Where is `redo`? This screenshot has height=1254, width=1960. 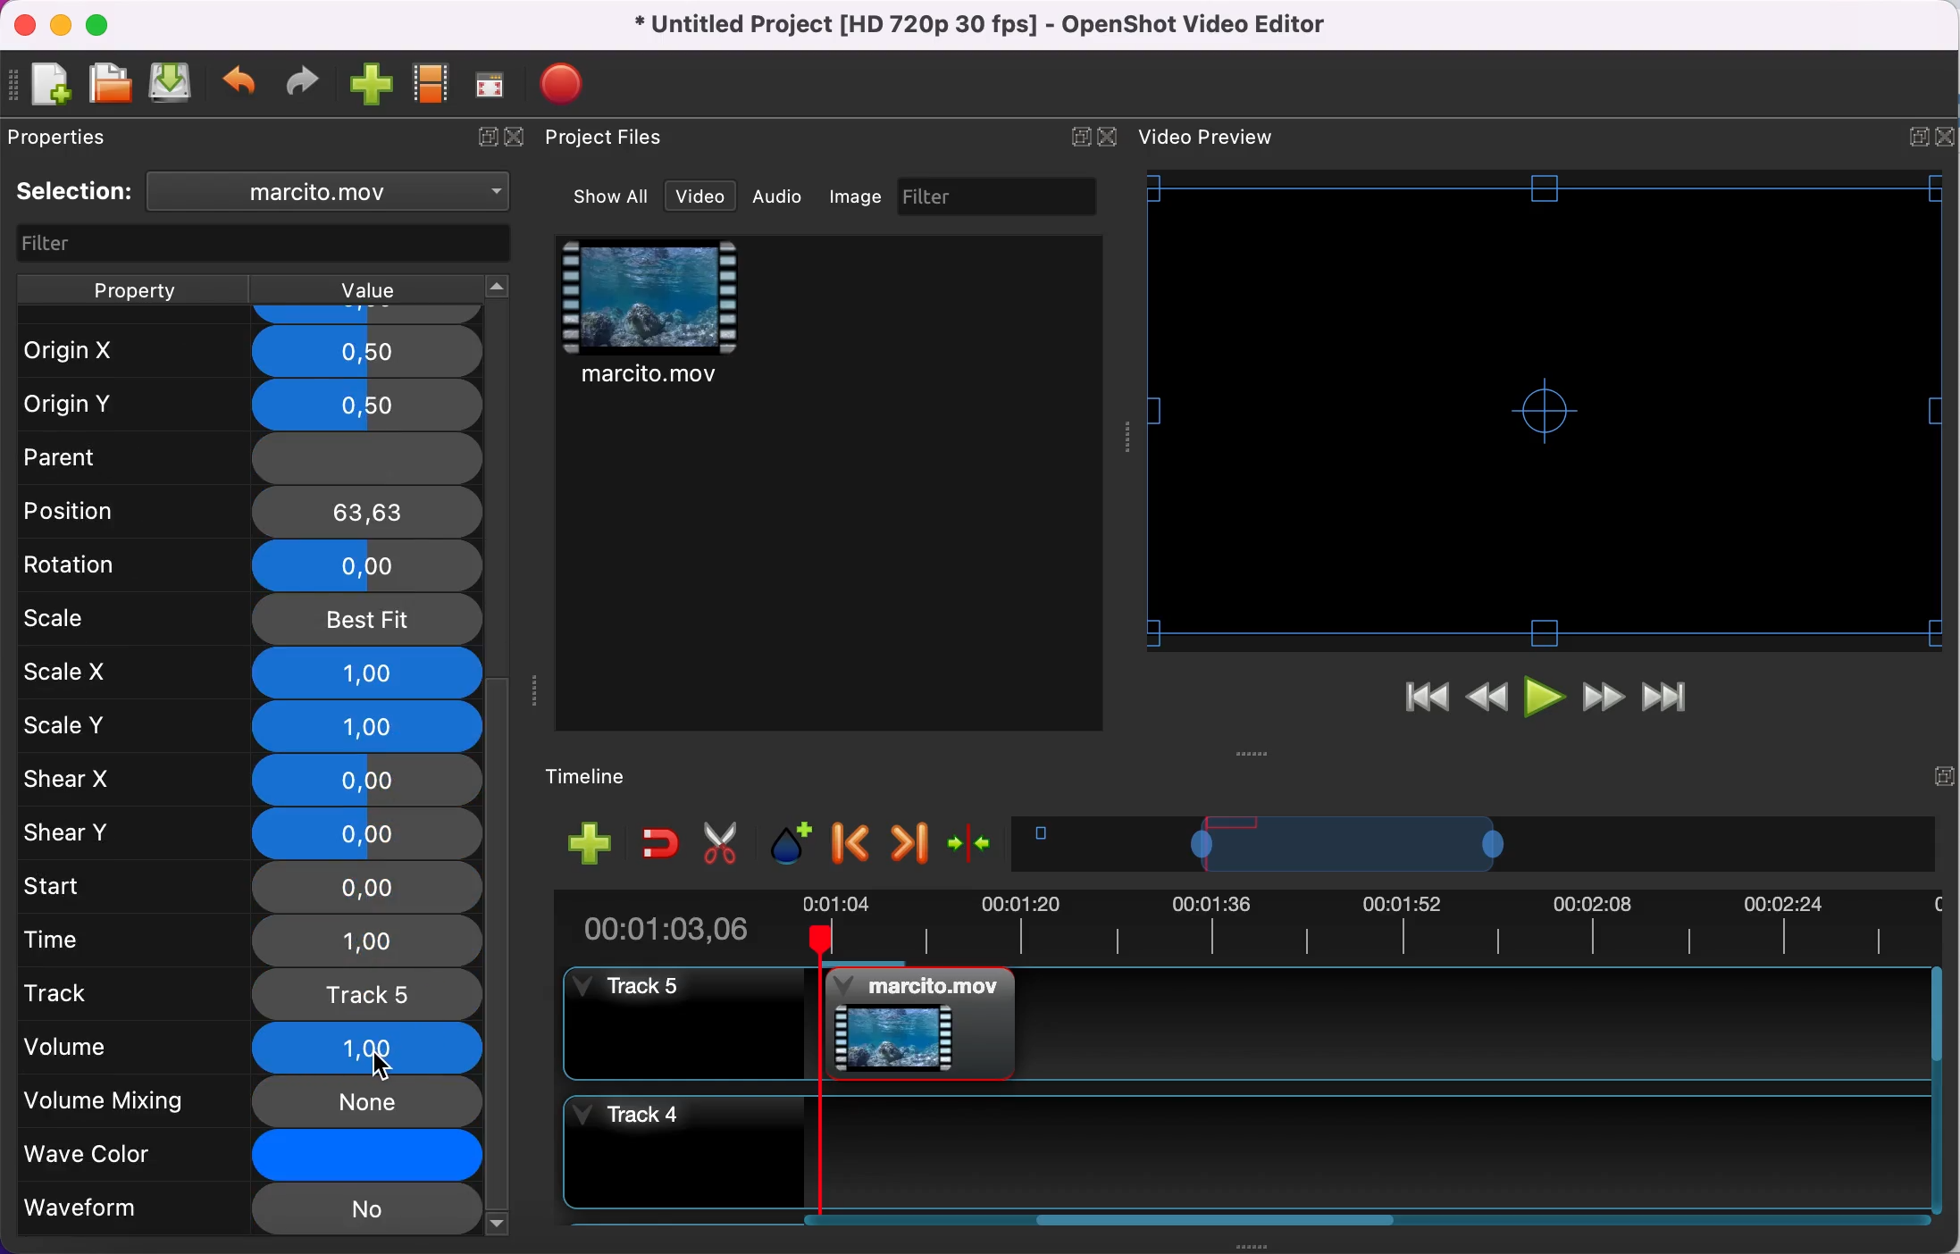 redo is located at coordinates (303, 82).